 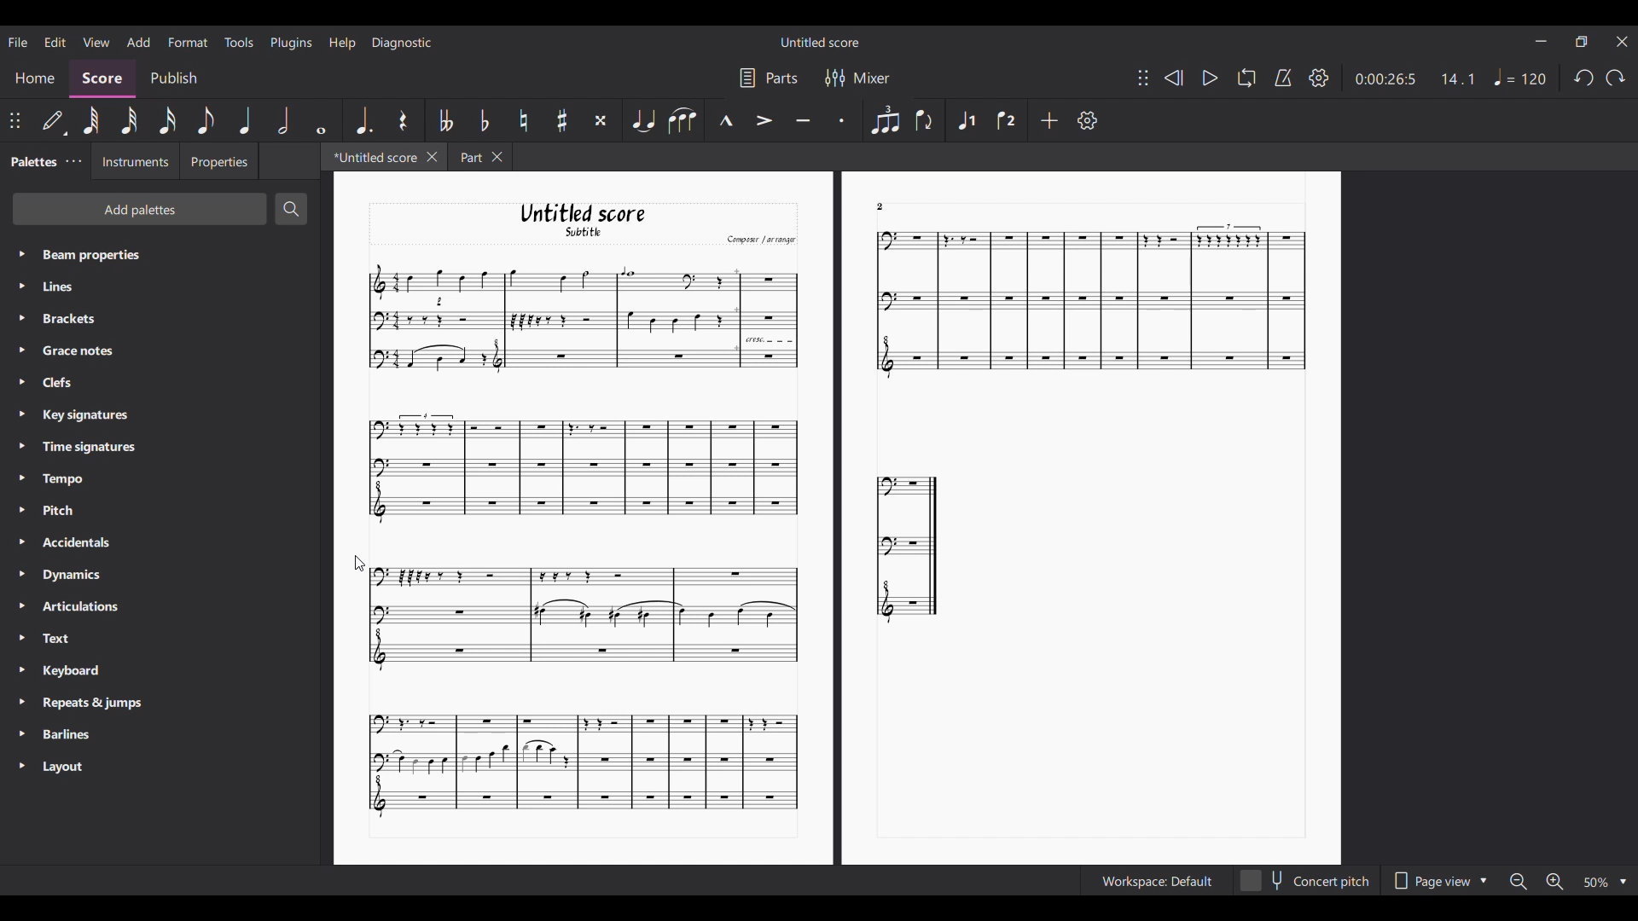 What do you see at coordinates (580, 318) in the screenshot?
I see `Graph` at bounding box center [580, 318].